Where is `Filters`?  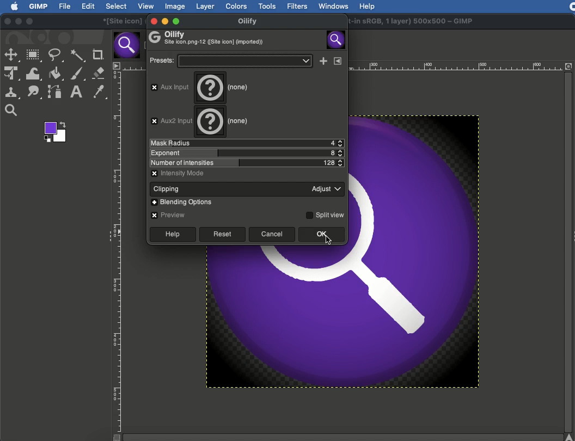
Filters is located at coordinates (298, 6).